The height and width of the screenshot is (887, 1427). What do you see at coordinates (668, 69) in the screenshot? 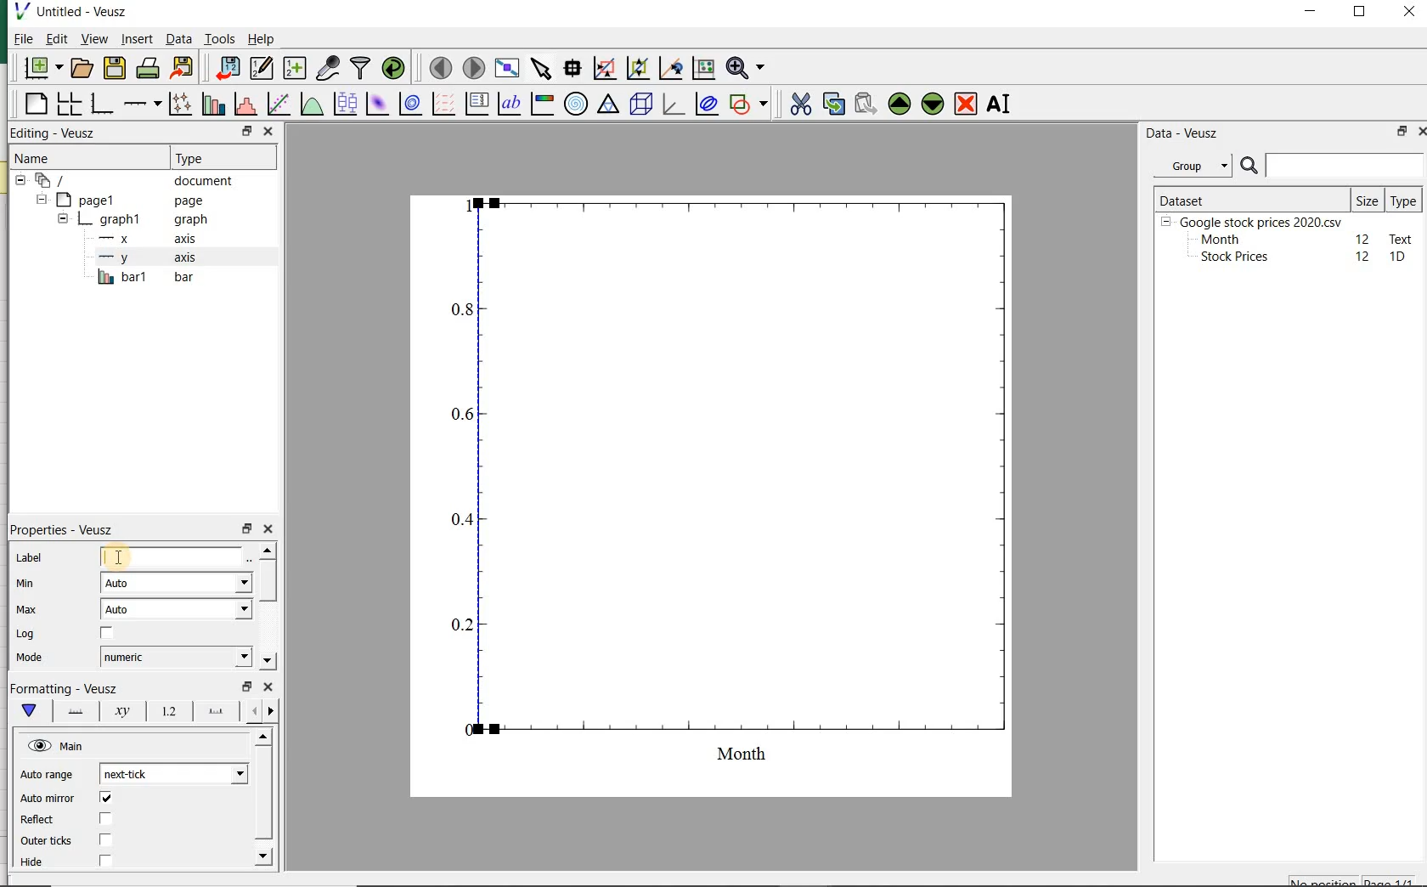
I see `click to recenter graph axes` at bounding box center [668, 69].